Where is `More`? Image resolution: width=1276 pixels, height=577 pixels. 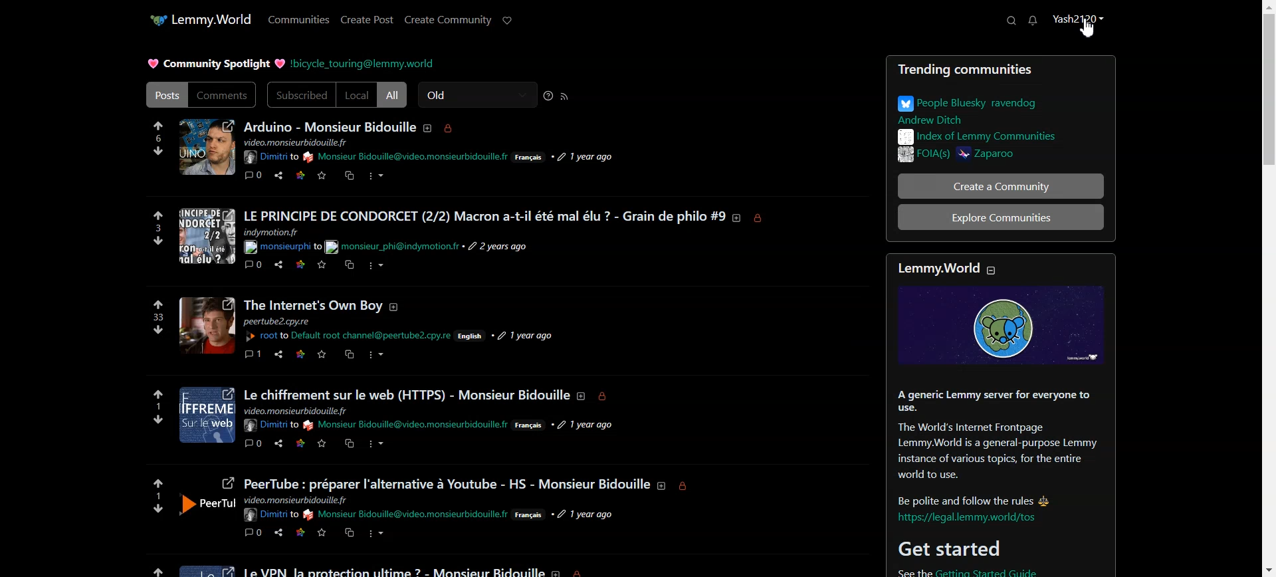
More is located at coordinates (375, 177).